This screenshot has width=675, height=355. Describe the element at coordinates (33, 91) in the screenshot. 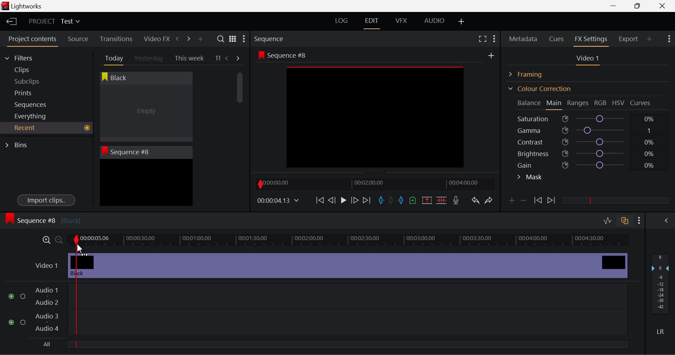

I see `Prints` at that location.